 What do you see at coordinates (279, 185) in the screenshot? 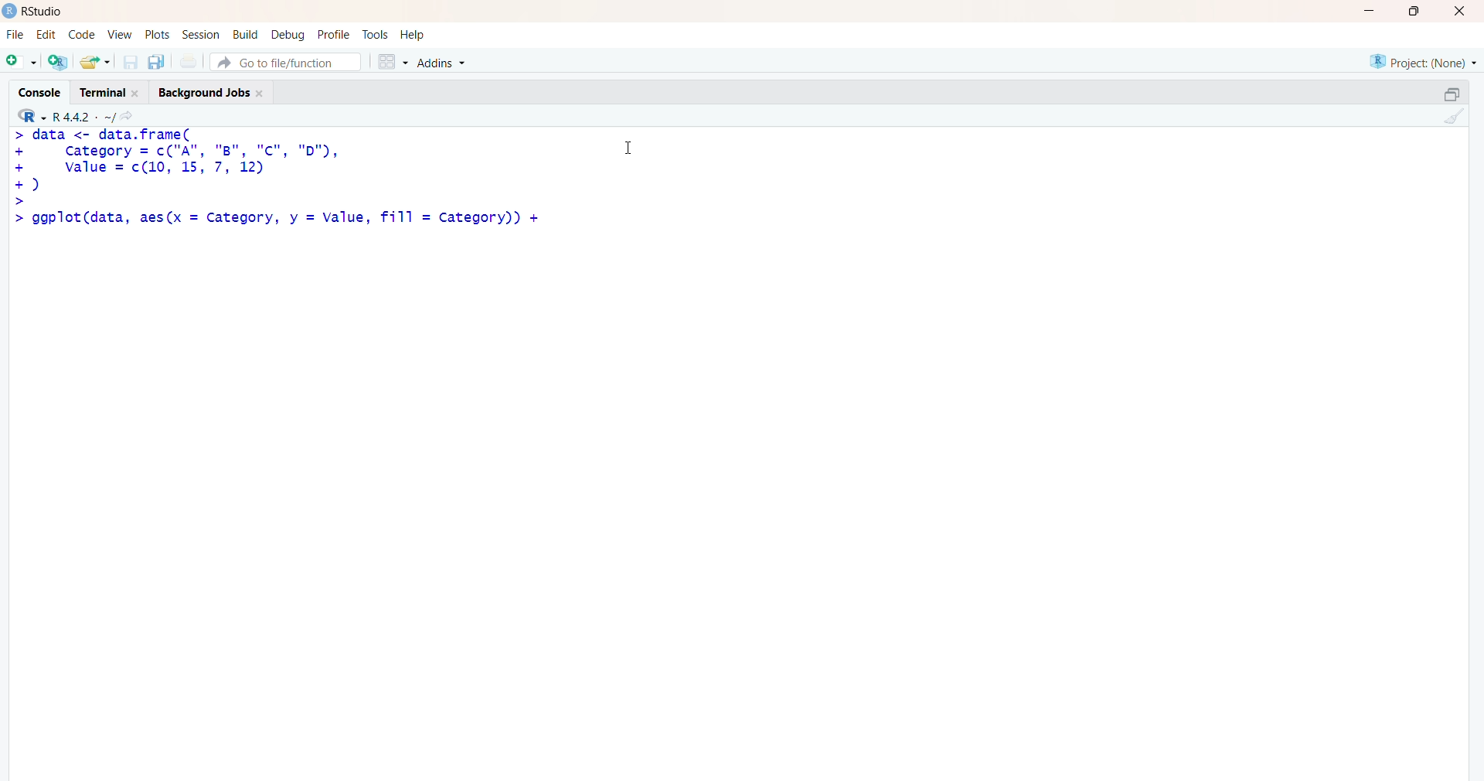
I see `code - > data <- data.frame(+ category = c("A", "B", "Cc", "D"),+ value = c(10 12)© asic>> ggplot(data, aes(x = Category, y = Value, fill = category))` at bounding box center [279, 185].